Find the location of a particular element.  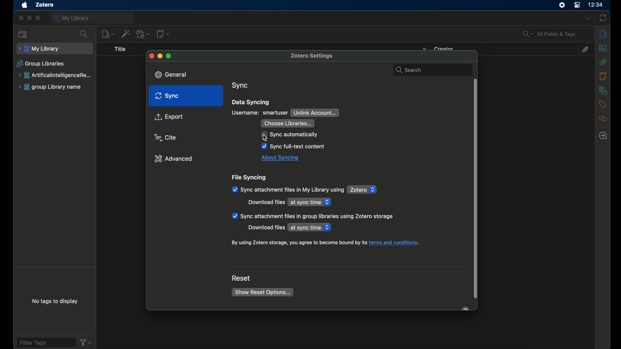

new note is located at coordinates (163, 34).